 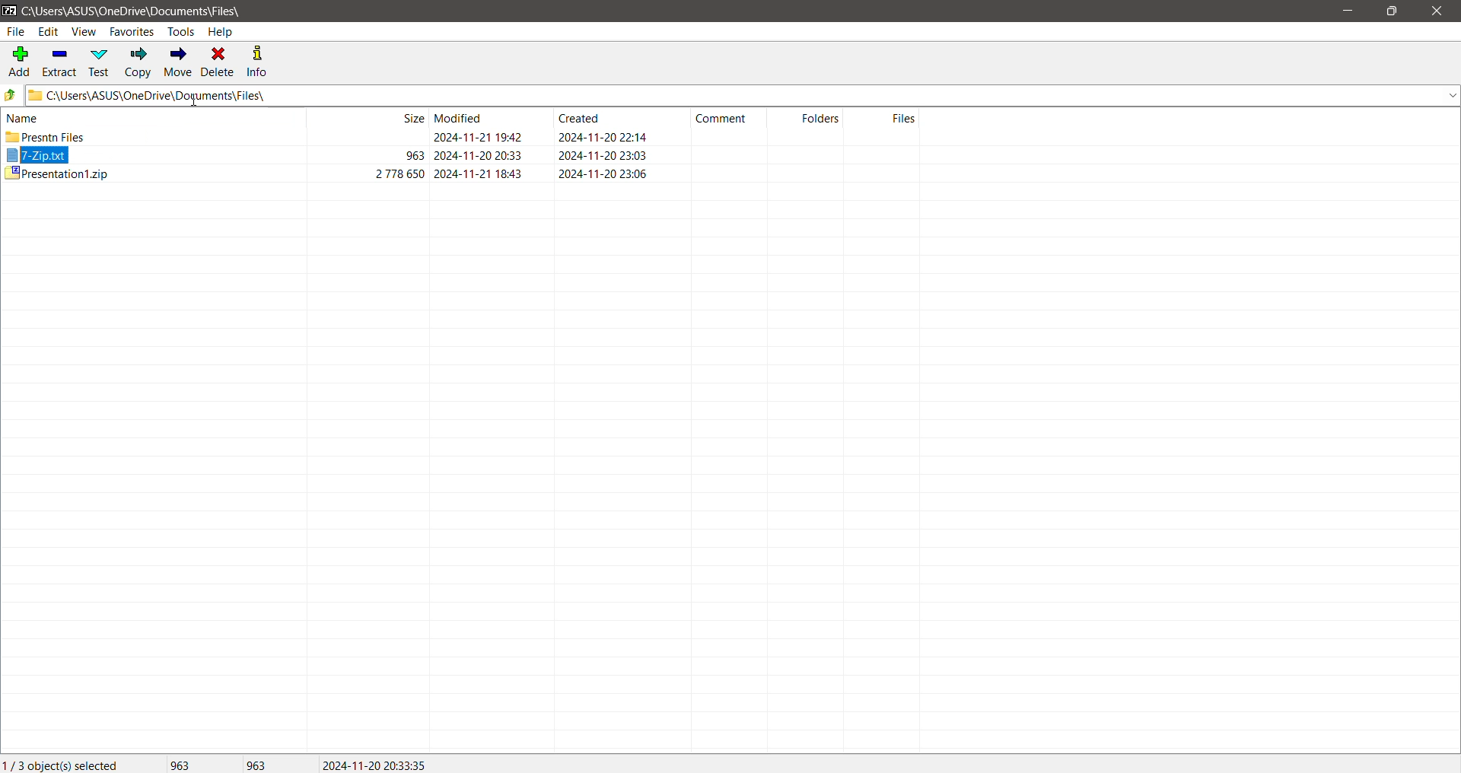 What do you see at coordinates (83, 32) in the screenshot?
I see `View` at bounding box center [83, 32].